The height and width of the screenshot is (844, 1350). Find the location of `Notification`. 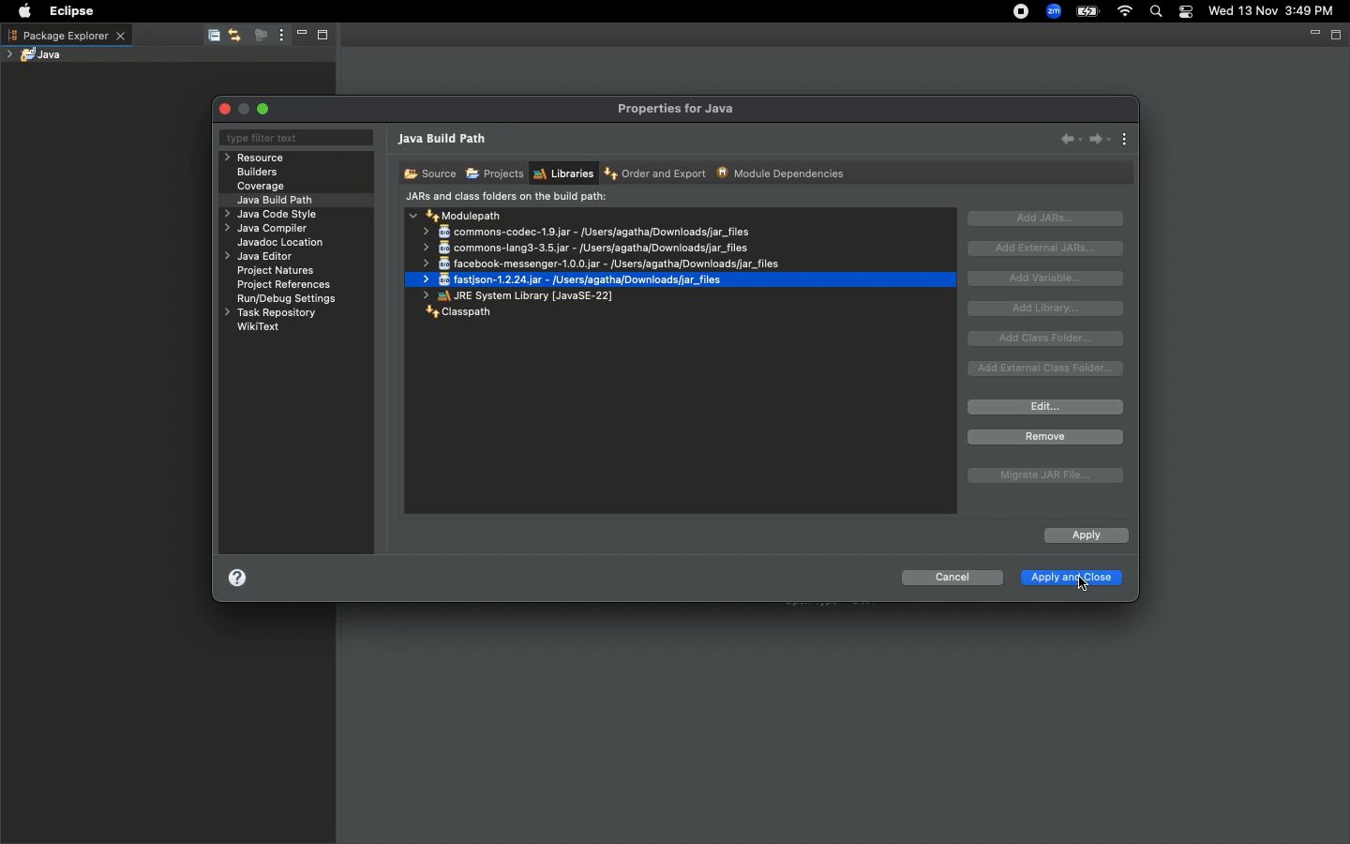

Notification is located at coordinates (1188, 12).